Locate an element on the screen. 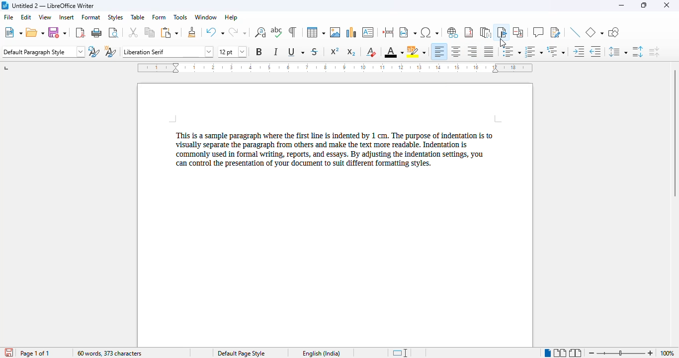 Image resolution: width=679 pixels, height=358 pixels. ruler is located at coordinates (335, 68).